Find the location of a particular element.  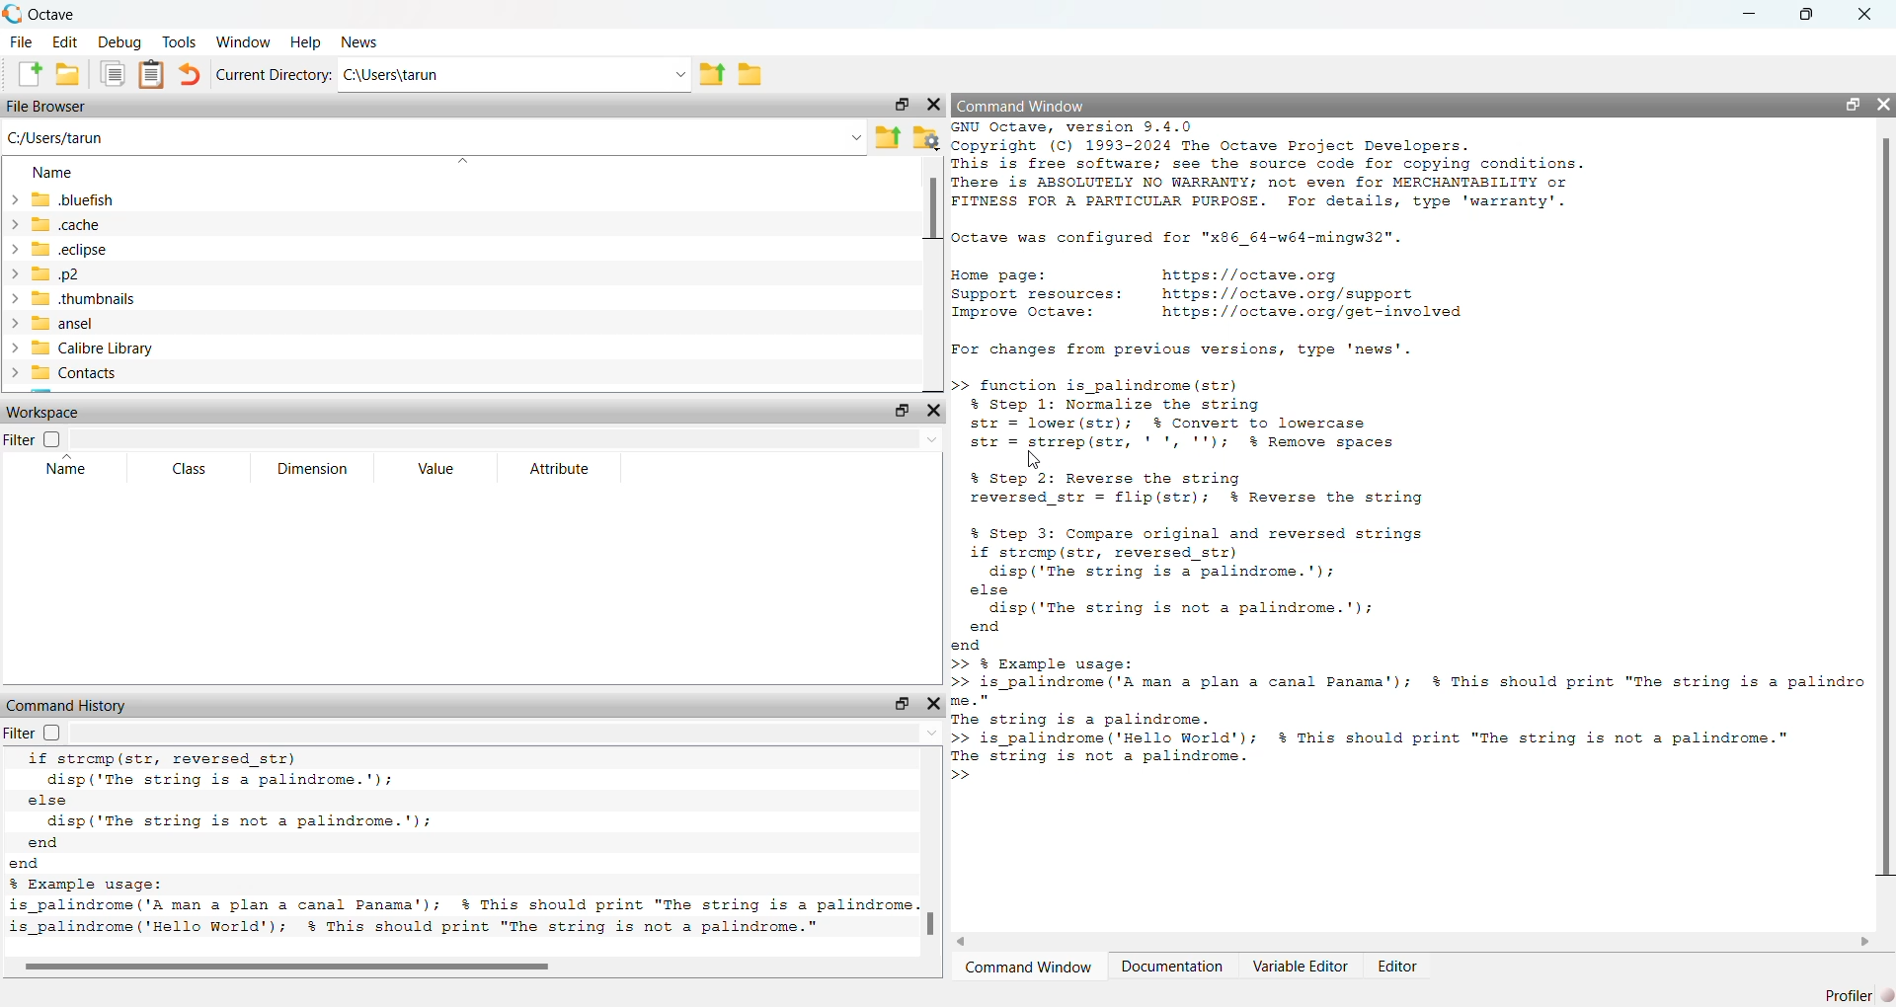

| For changes from previous versions, type 'news'. is located at coordinates (1184, 348).